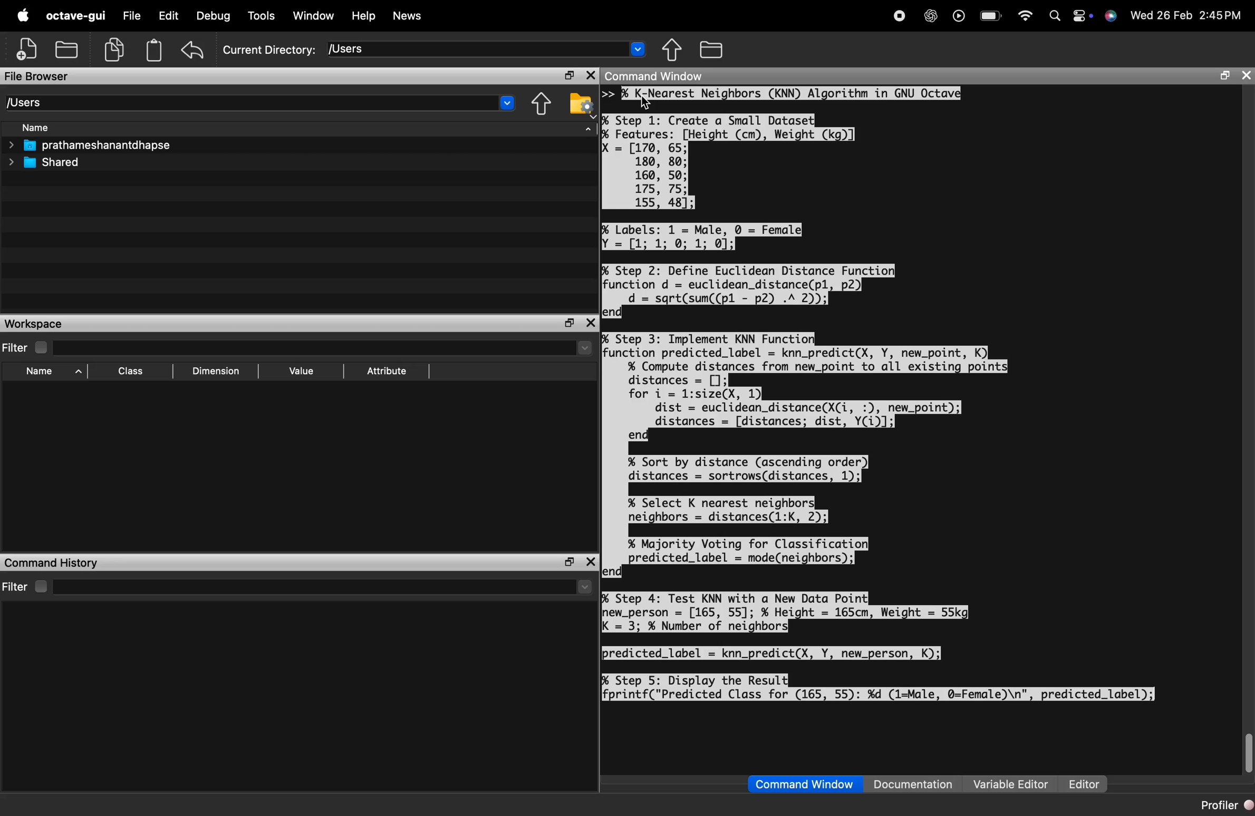  I want to click on settings, so click(580, 109).